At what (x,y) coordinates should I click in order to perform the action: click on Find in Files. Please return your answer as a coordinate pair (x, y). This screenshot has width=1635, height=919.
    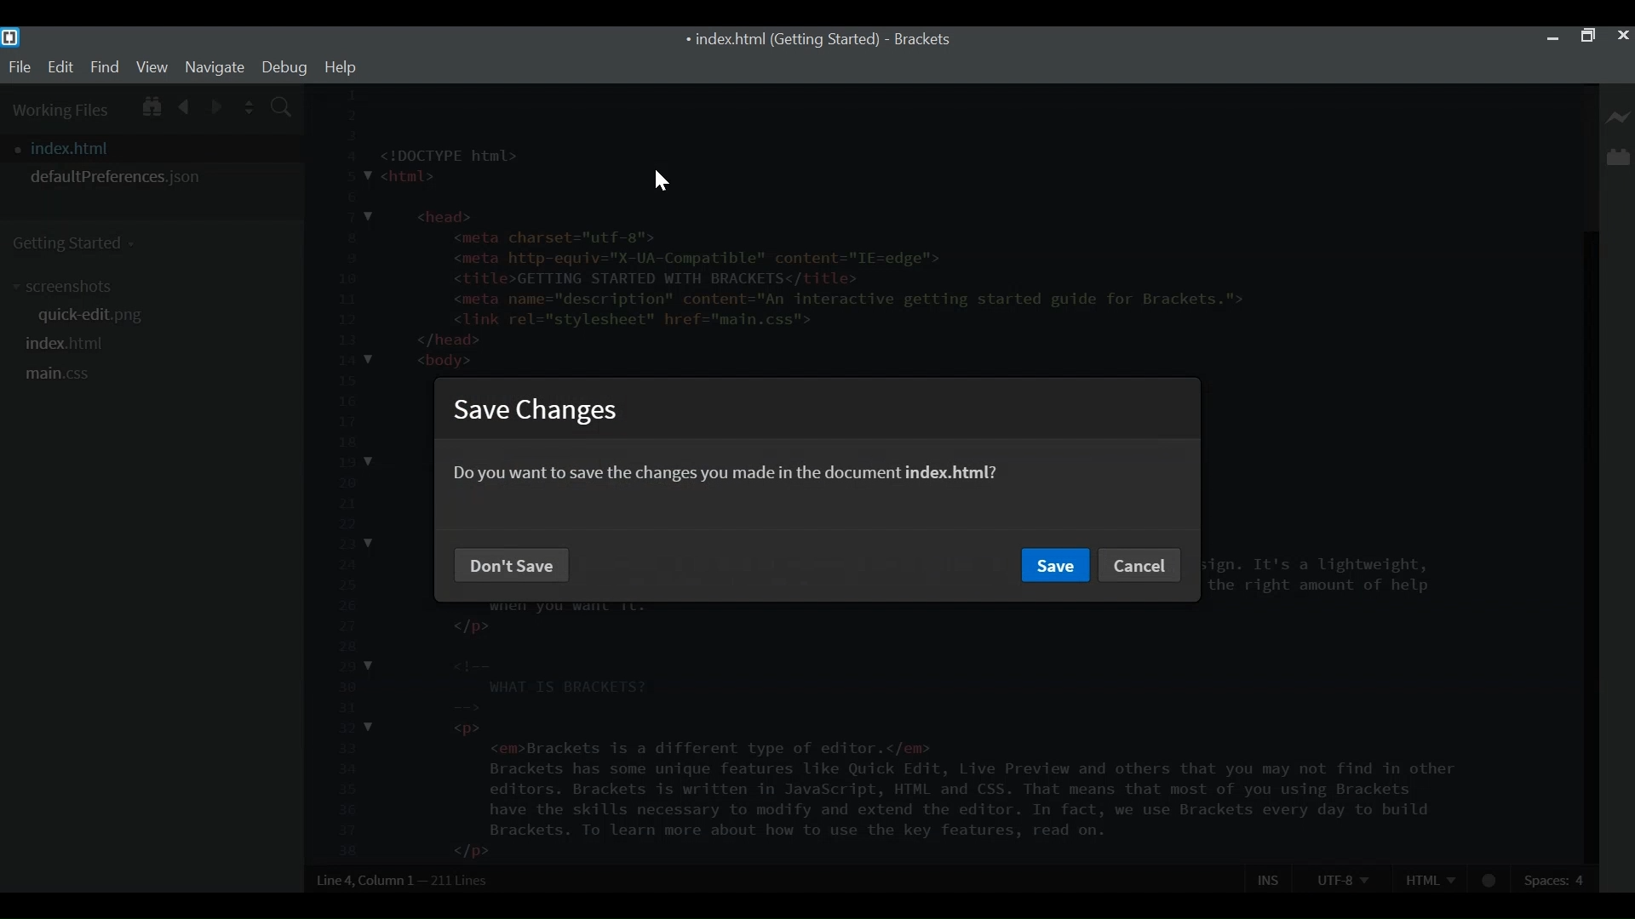
    Looking at the image, I should click on (283, 109).